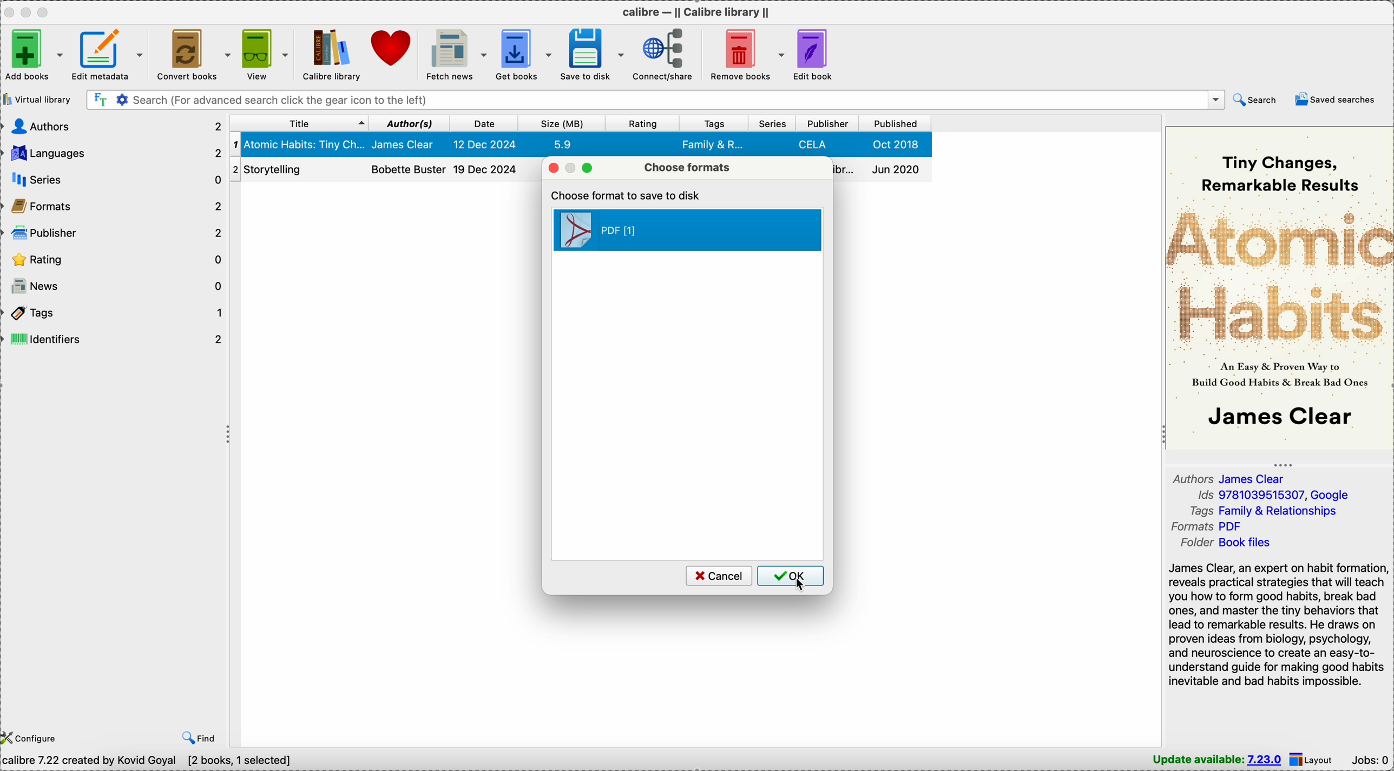 The width and height of the screenshot is (1394, 771). Describe the element at coordinates (590, 54) in the screenshot. I see `save to disk` at that location.